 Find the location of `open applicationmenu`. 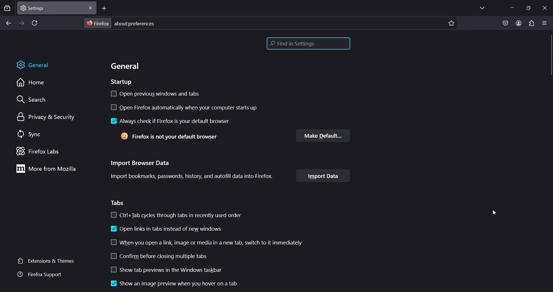

open applicationmenu is located at coordinates (545, 22).